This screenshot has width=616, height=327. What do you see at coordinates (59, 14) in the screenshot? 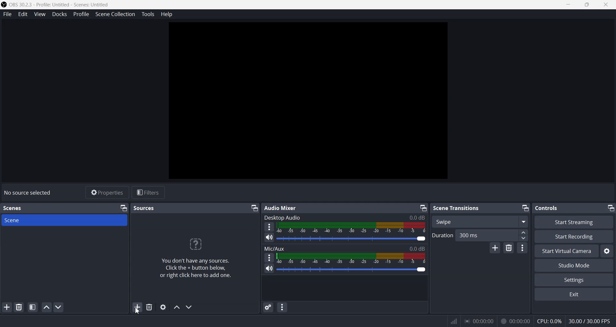
I see `Docks` at bounding box center [59, 14].